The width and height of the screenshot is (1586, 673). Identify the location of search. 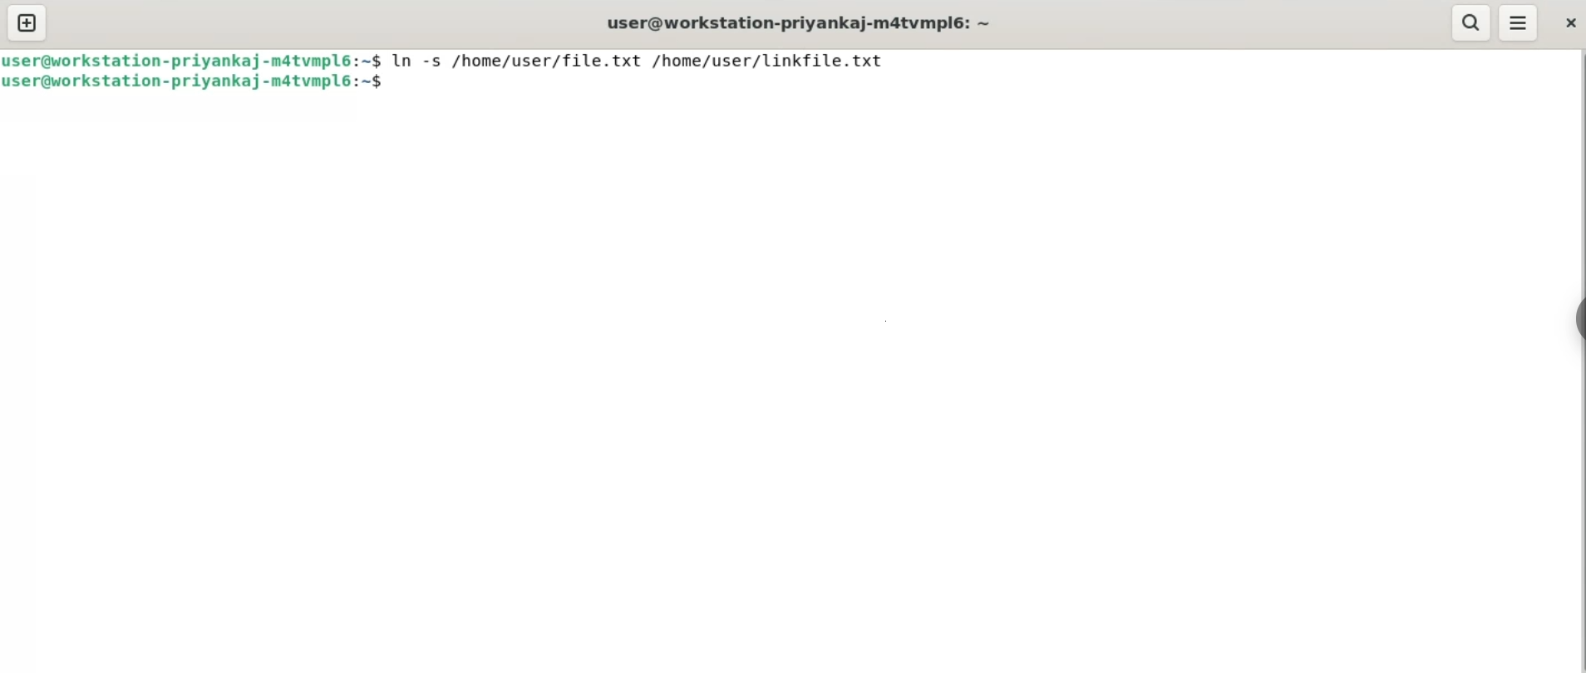
(1470, 22).